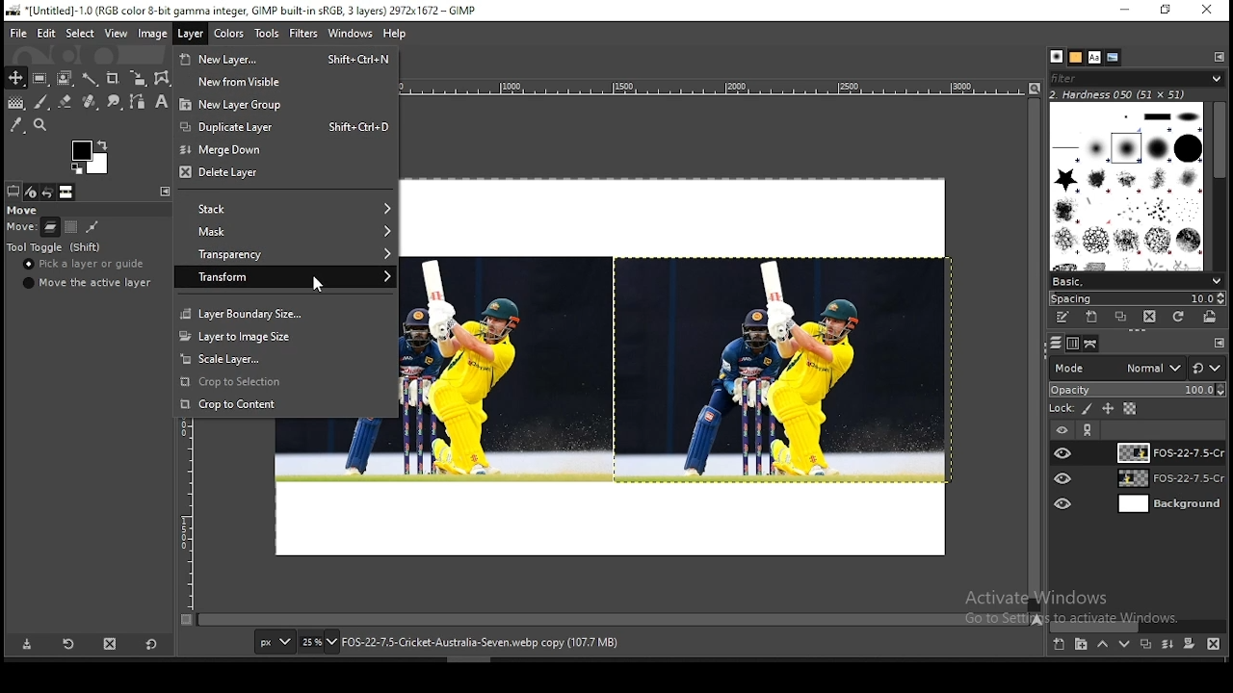  What do you see at coordinates (1058, 646) in the screenshot?
I see `new layer ` at bounding box center [1058, 646].